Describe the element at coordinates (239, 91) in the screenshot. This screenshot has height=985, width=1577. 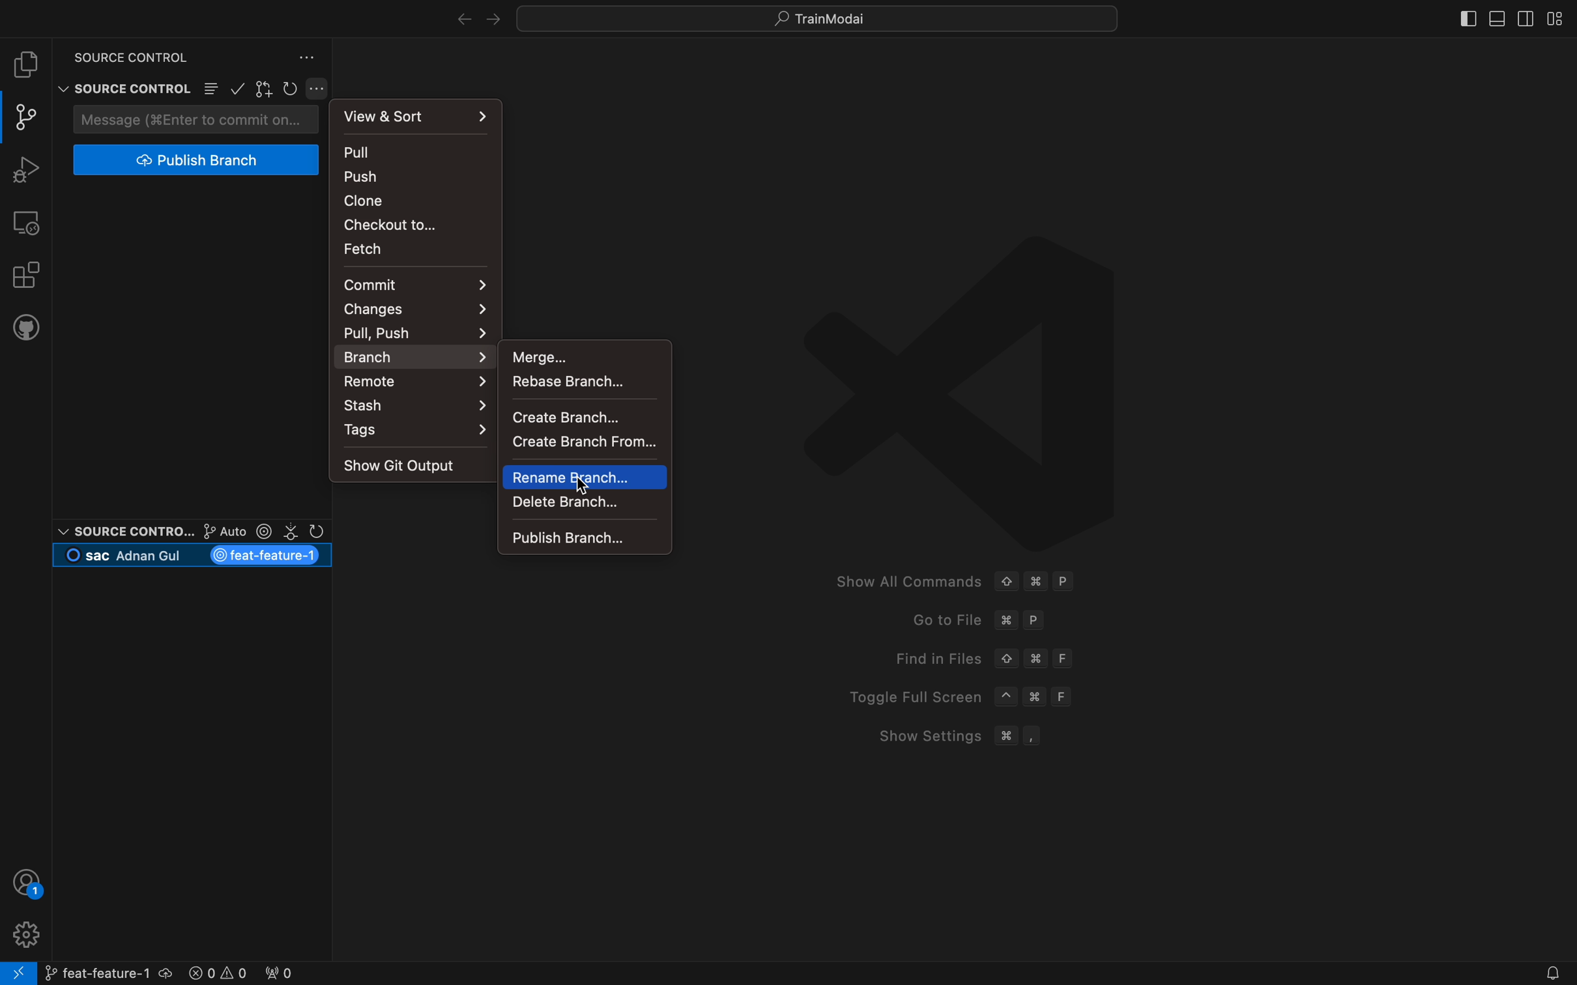
I see `confirm` at that location.